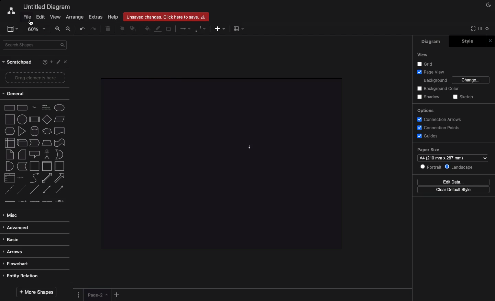  Describe the element at coordinates (35, 154) in the screenshot. I see `Shapes` at that location.